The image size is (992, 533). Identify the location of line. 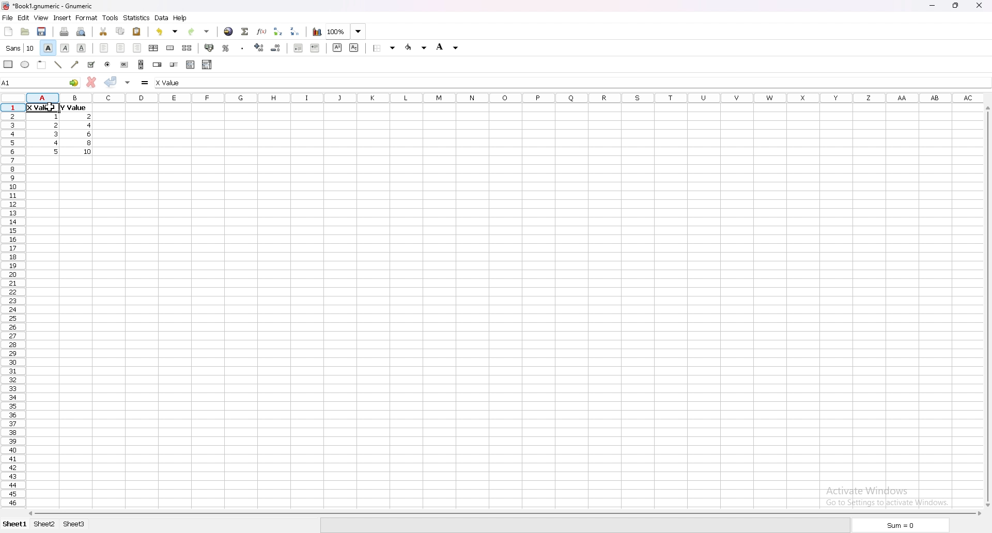
(58, 65).